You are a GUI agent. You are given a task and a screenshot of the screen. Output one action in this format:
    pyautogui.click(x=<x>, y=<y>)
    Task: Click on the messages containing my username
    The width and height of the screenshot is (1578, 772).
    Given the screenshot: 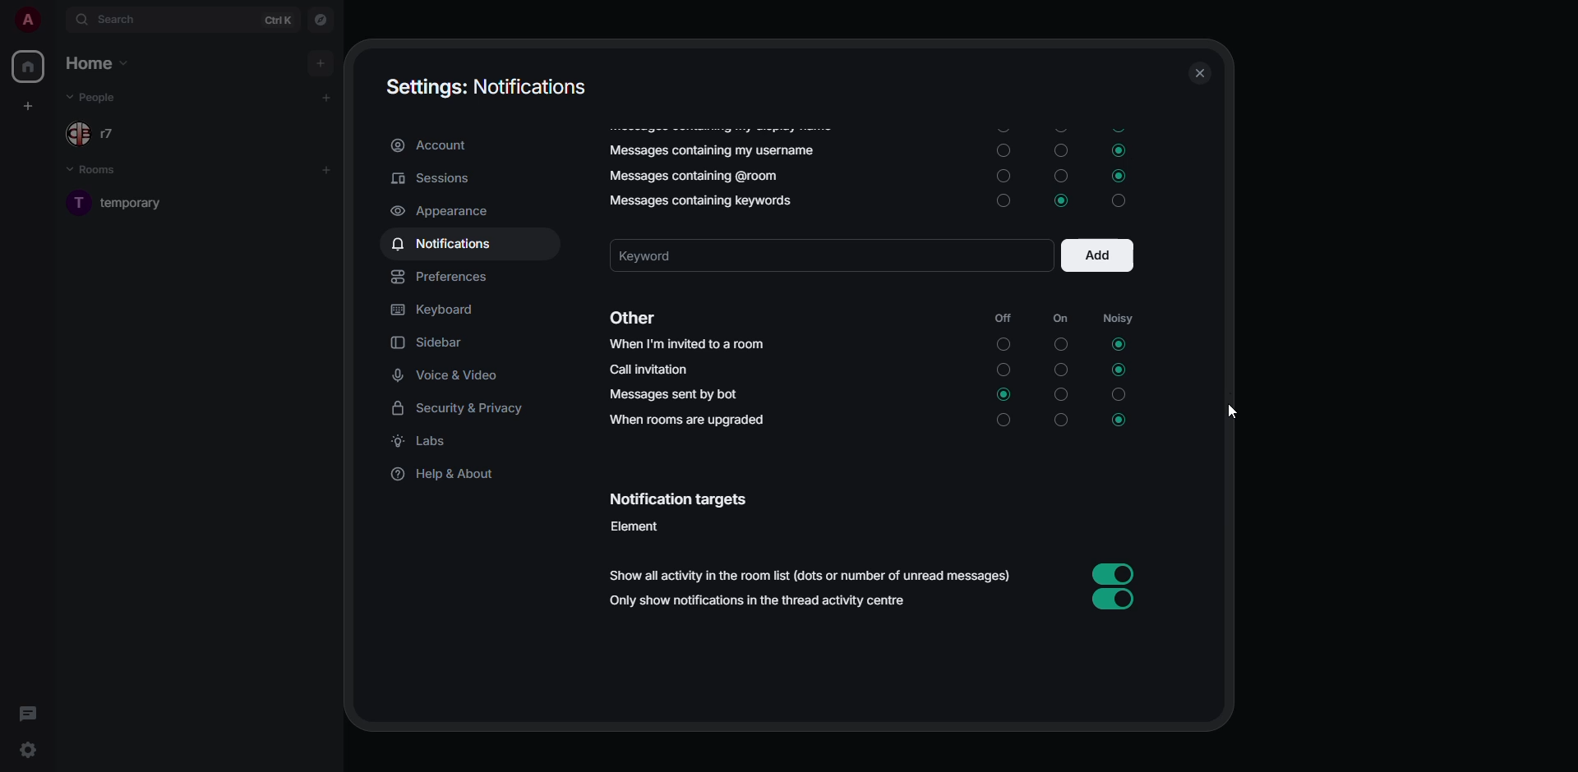 What is the action you would take?
    pyautogui.click(x=714, y=150)
    